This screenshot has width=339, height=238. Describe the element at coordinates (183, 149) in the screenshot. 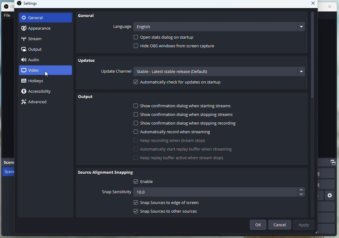

I see `Automatically start replay buffer when streaming` at that location.